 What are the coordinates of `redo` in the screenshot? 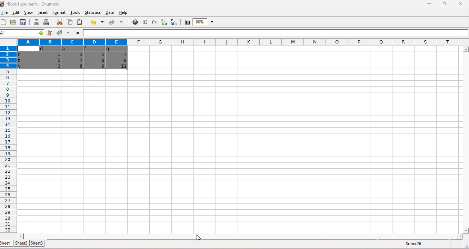 It's located at (116, 23).